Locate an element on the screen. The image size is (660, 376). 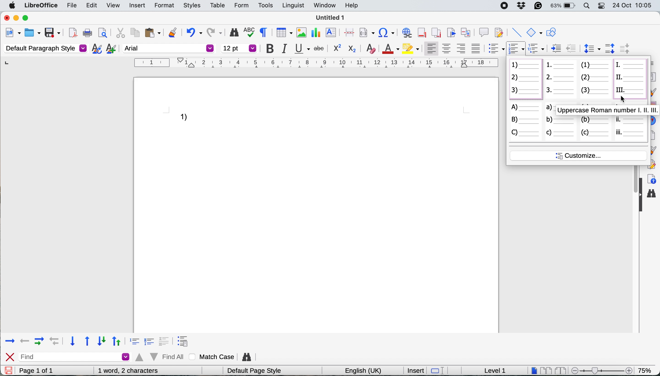
insert is located at coordinates (137, 5).